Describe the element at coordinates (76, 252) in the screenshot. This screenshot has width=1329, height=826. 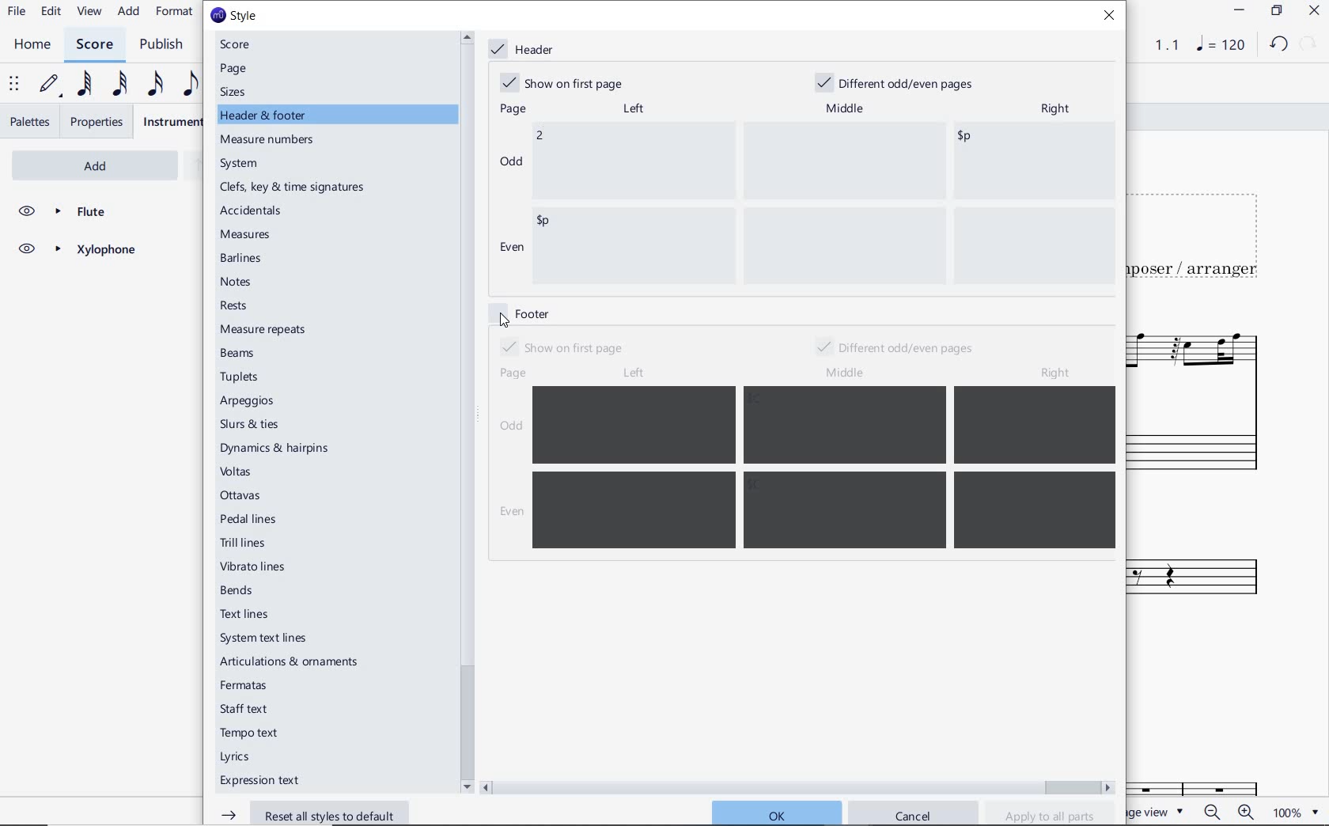
I see `XYLOPHONE` at that location.